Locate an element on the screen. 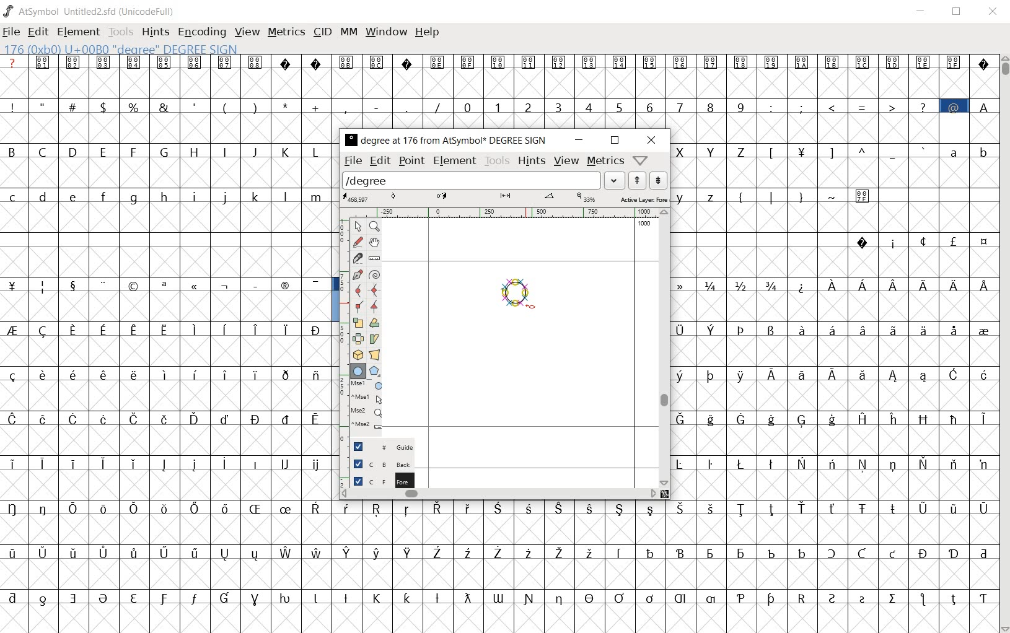  load word list is located at coordinates (483, 180).